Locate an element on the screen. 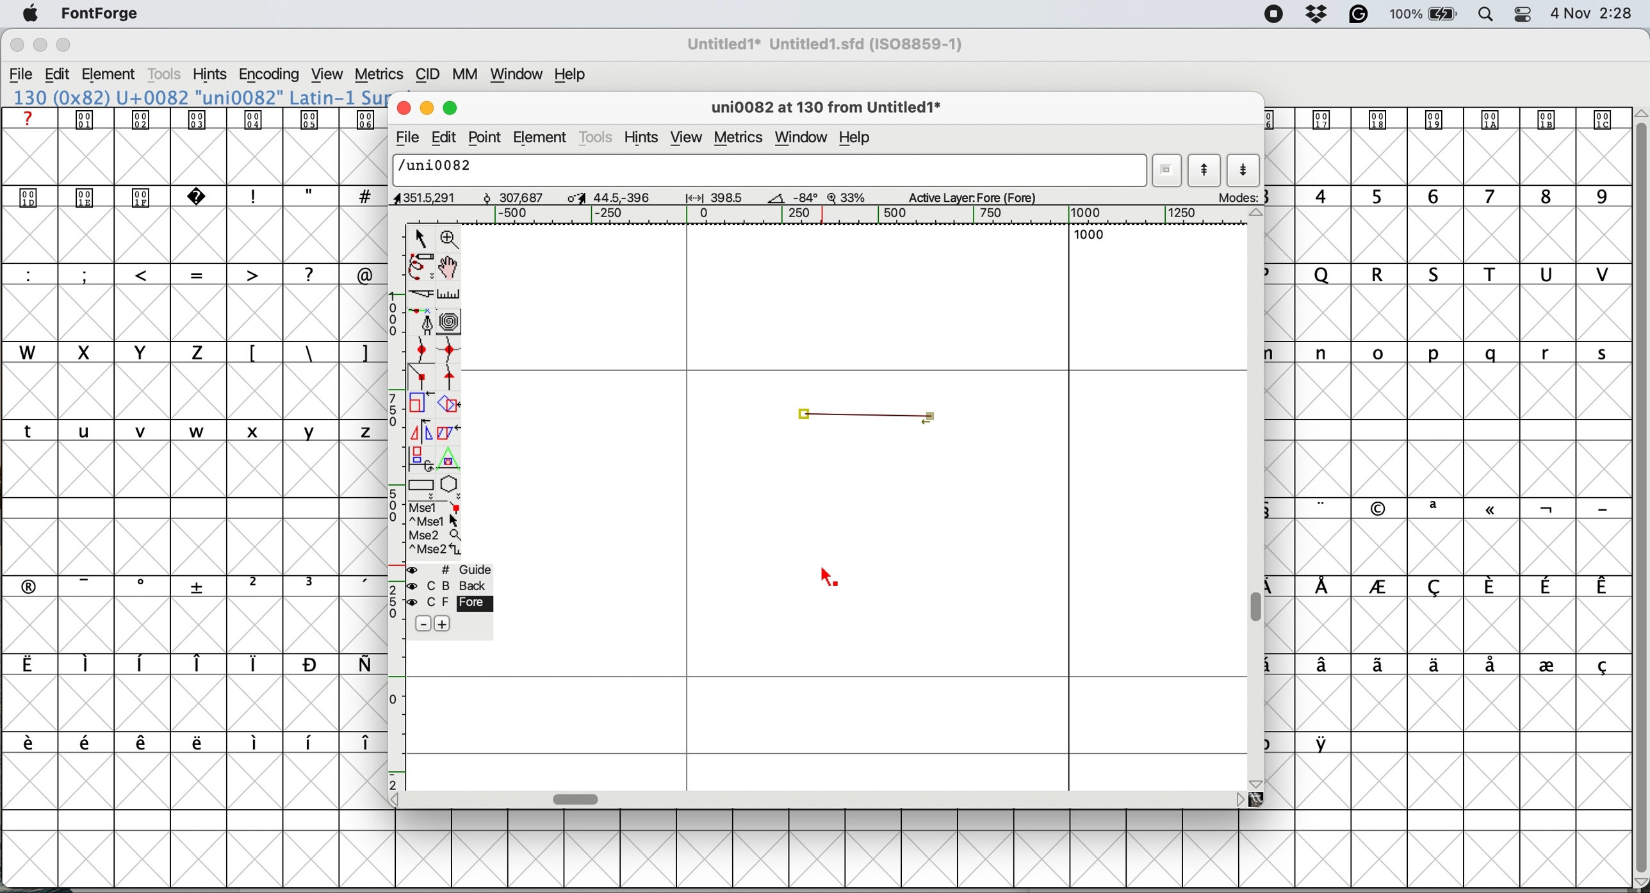 The image size is (1650, 893). dimensions is located at coordinates (595, 197).